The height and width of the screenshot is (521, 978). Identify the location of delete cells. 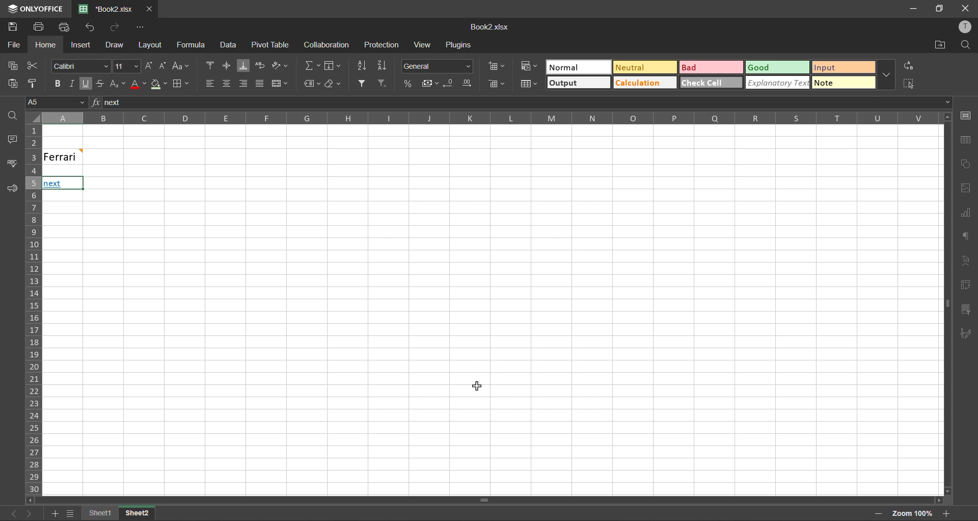
(498, 84).